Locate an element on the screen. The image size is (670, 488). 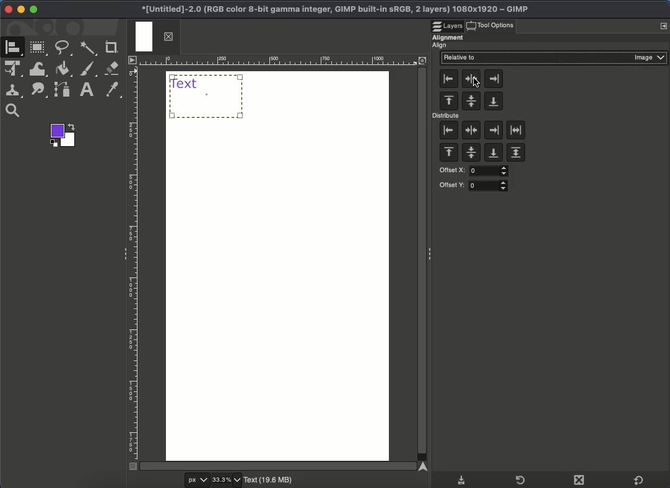
Path is located at coordinates (40, 90).